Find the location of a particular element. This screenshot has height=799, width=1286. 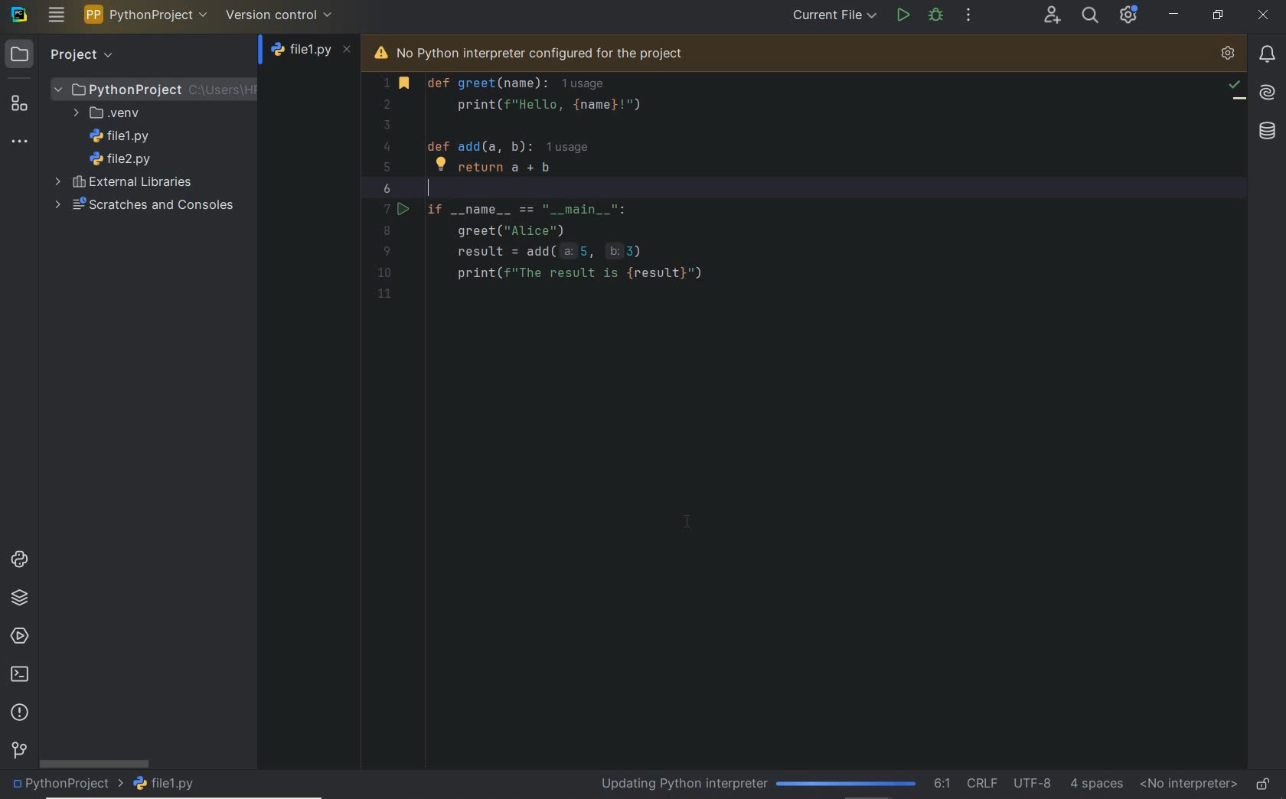

AI Assistant is located at coordinates (1265, 91).